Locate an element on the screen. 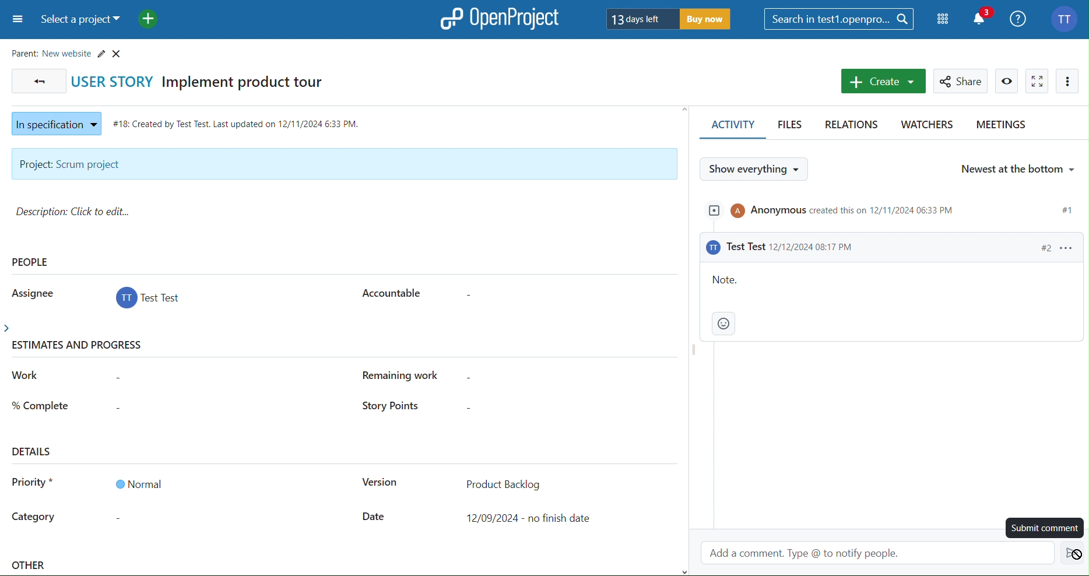  Priority is located at coordinates (33, 484).